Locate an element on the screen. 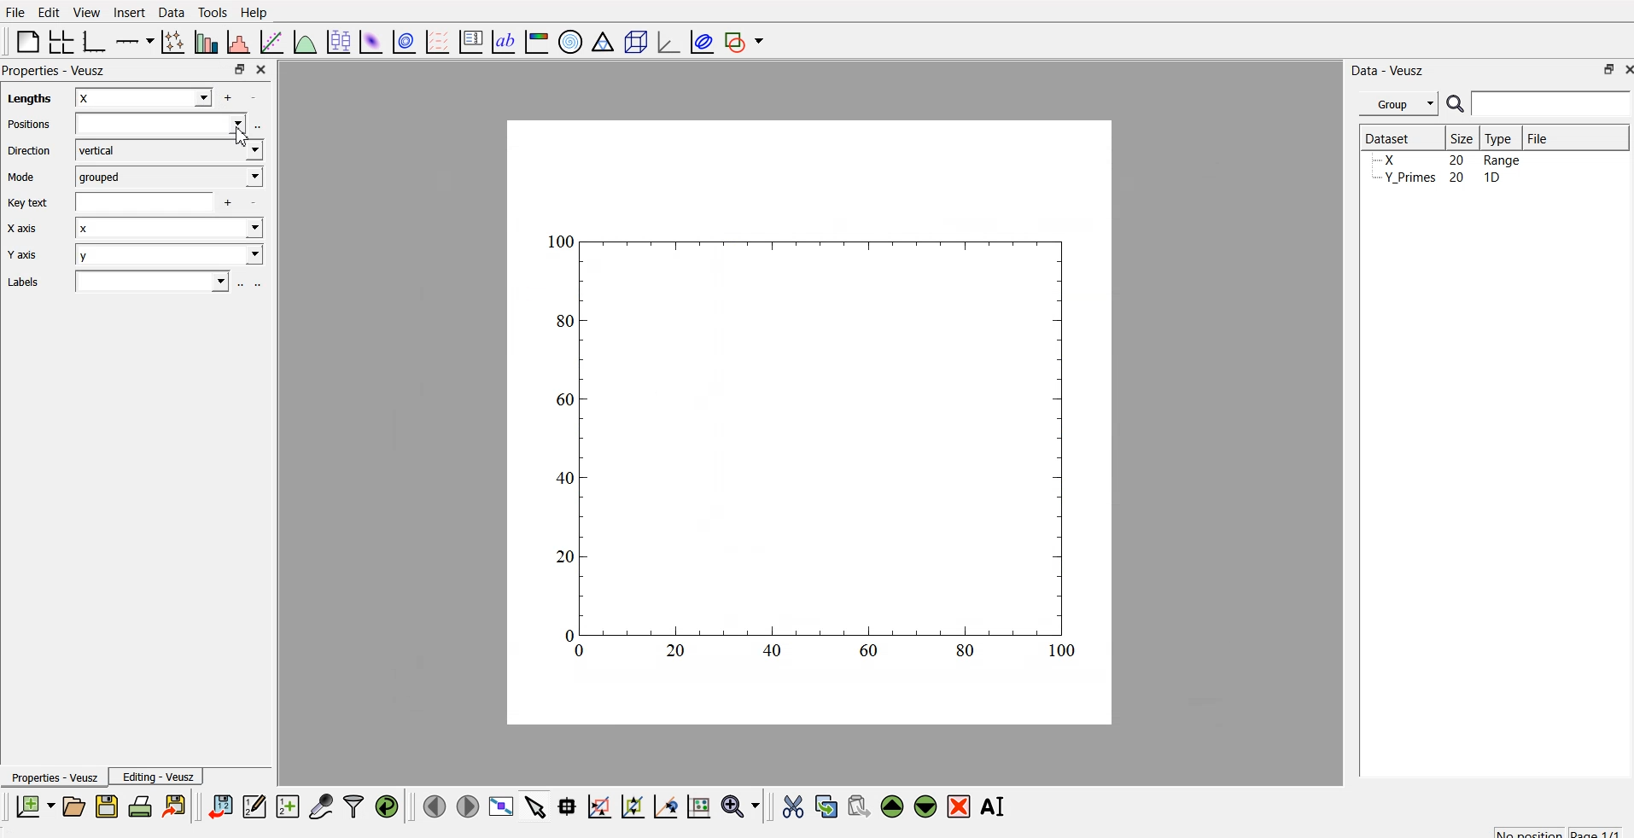 The width and height of the screenshot is (1634, 838). new document is located at coordinates (32, 806).